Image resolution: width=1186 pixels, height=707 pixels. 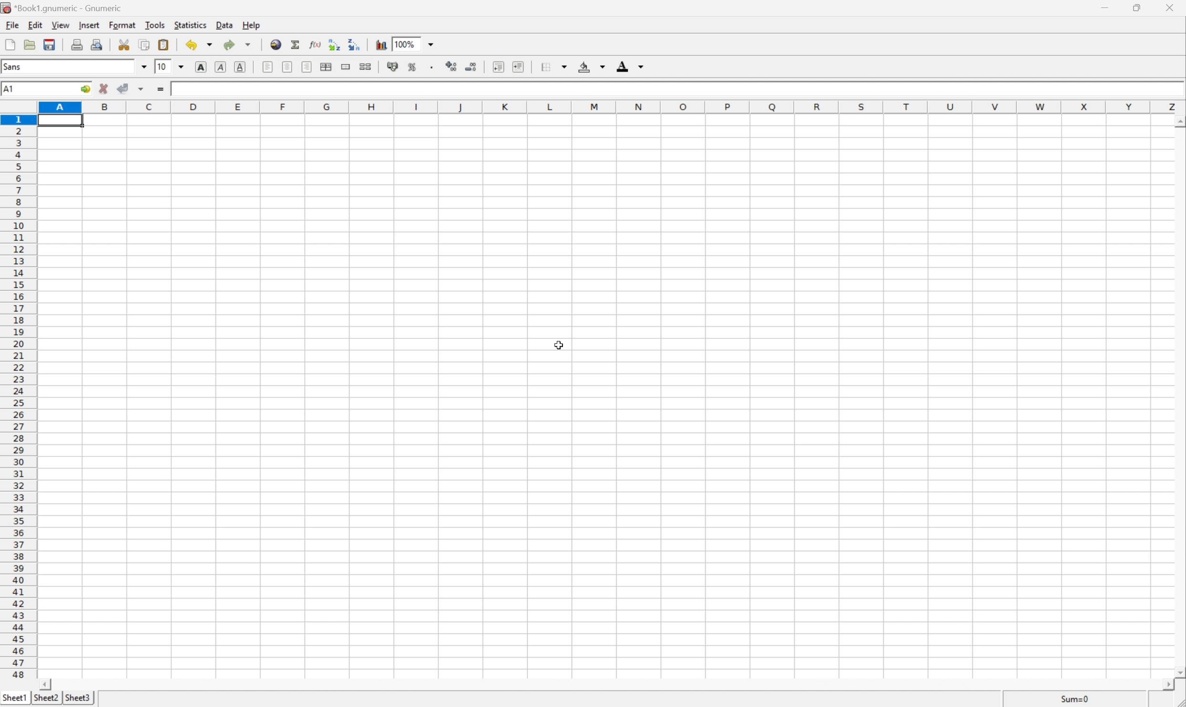 What do you see at coordinates (181, 66) in the screenshot?
I see `Drop Down` at bounding box center [181, 66].